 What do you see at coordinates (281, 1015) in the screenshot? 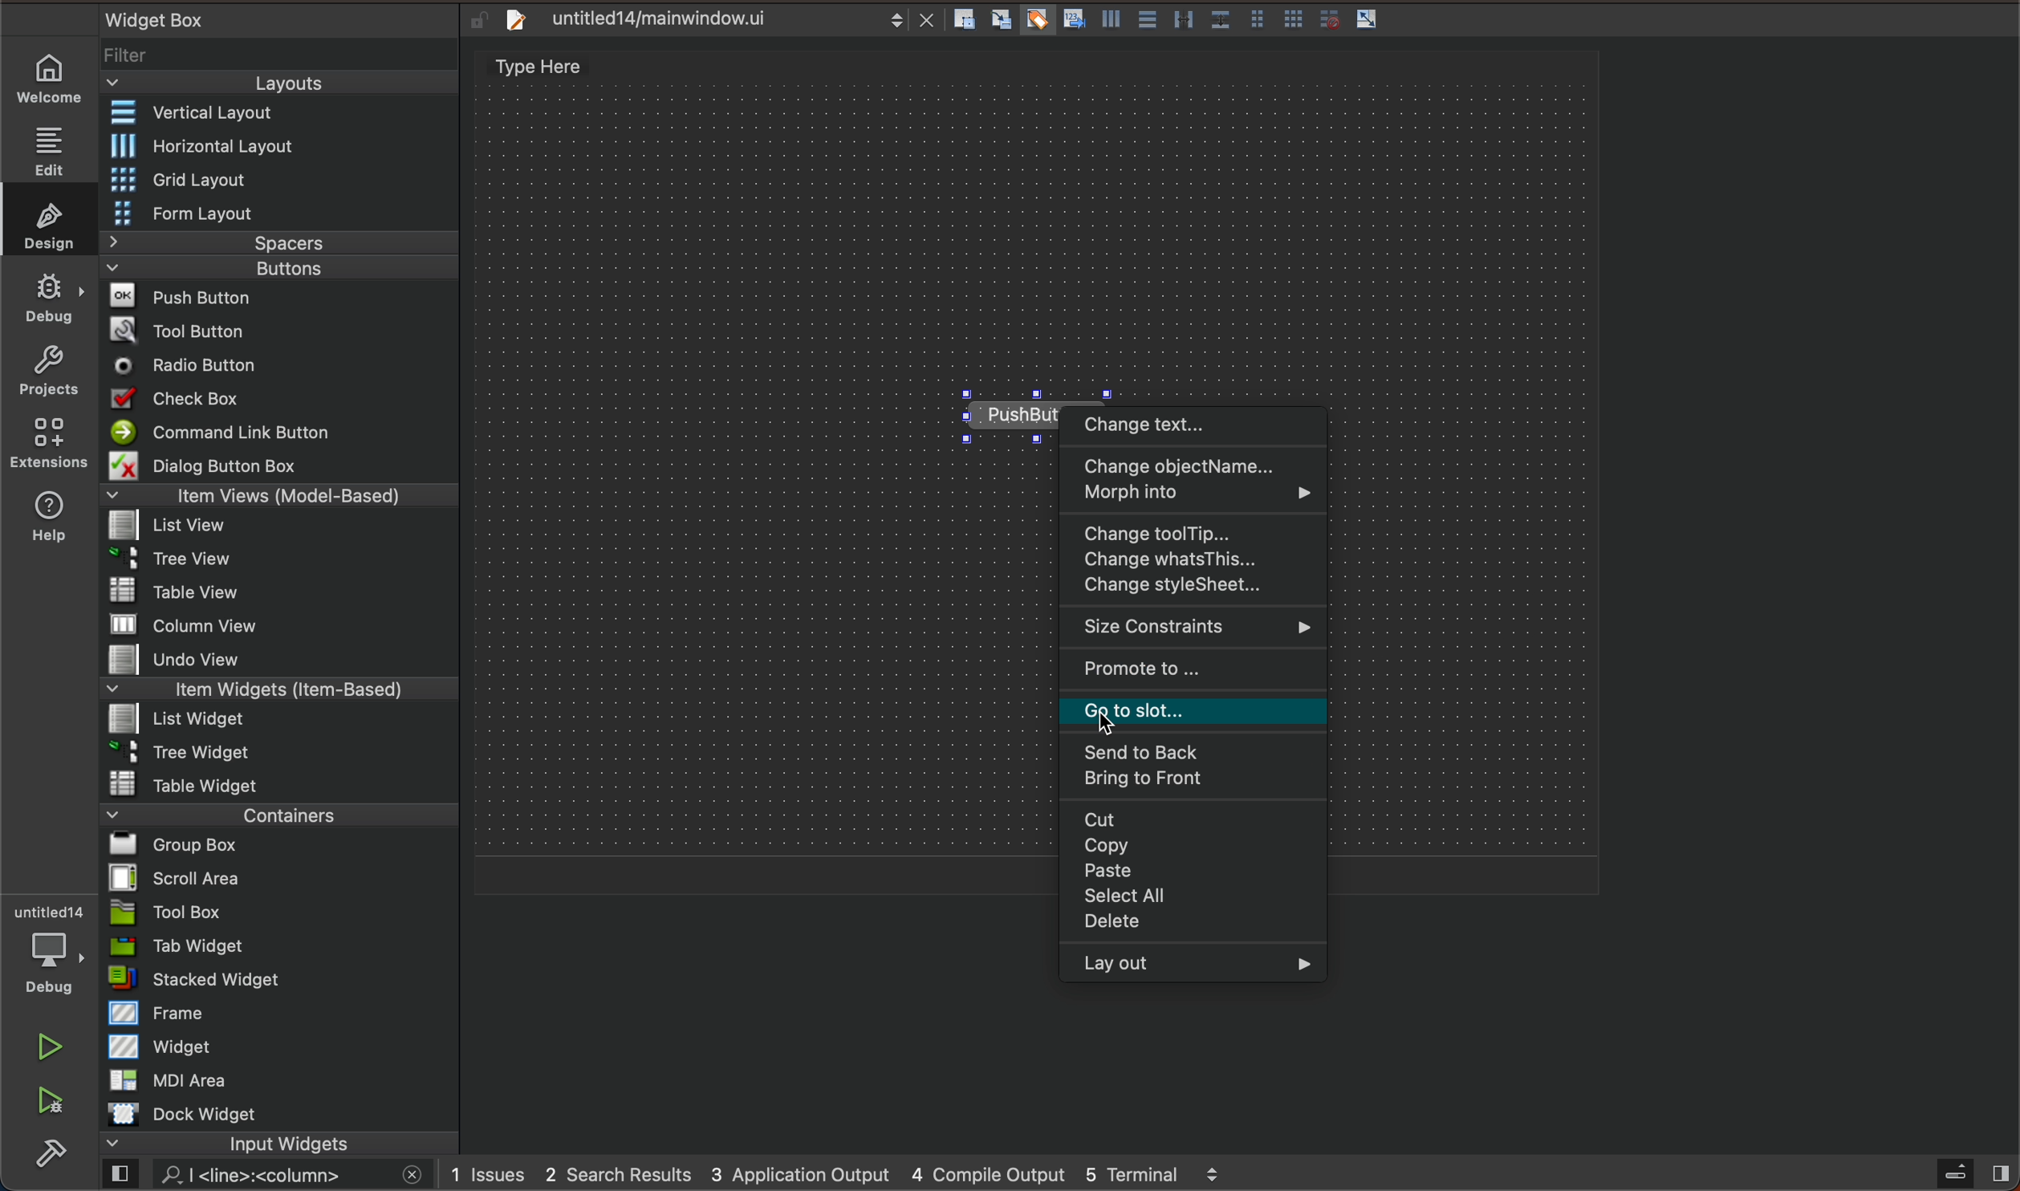
I see `frame` at bounding box center [281, 1015].